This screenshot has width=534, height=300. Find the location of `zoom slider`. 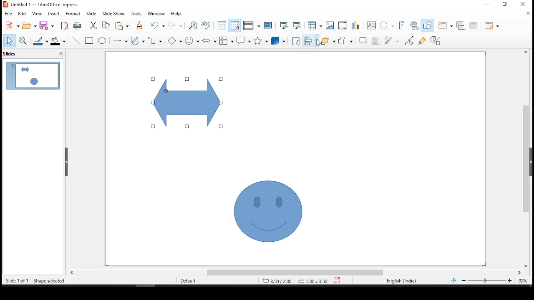

zoom slider is located at coordinates (487, 280).